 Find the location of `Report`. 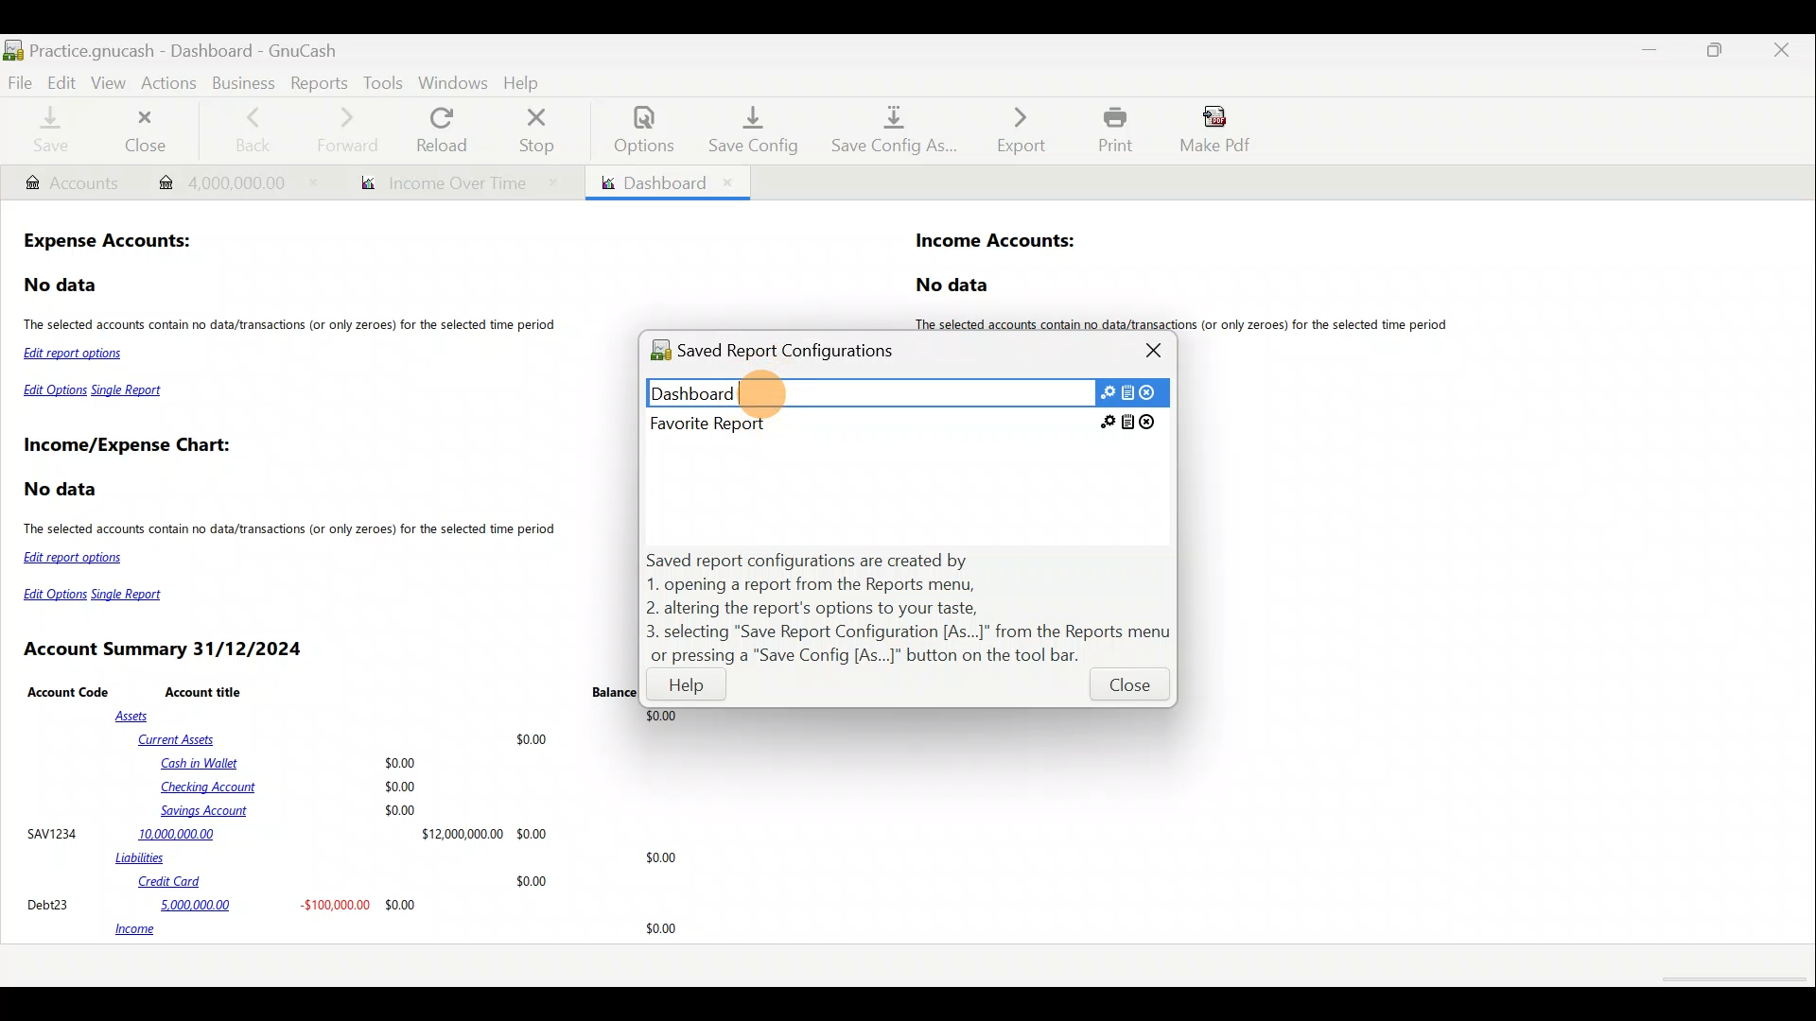

Report is located at coordinates (451, 183).